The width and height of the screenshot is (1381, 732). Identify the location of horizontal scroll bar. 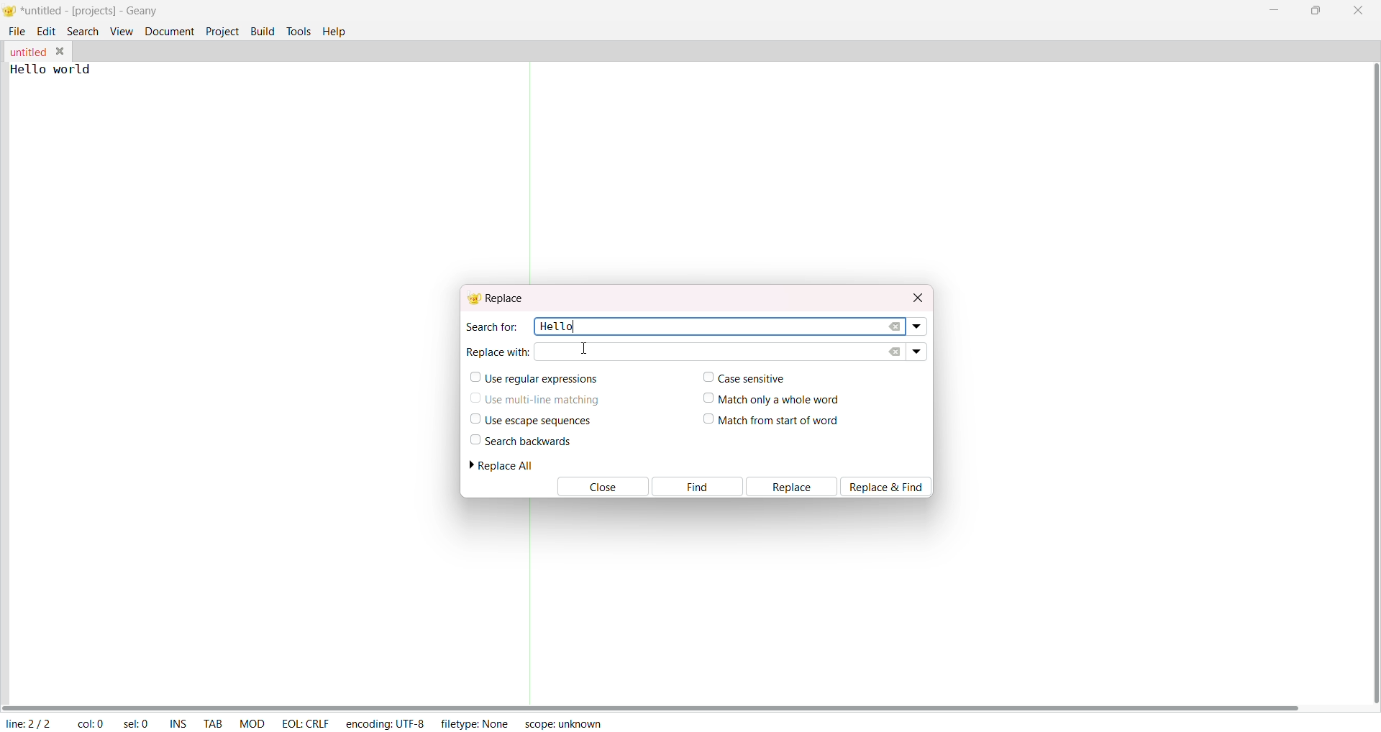
(653, 706).